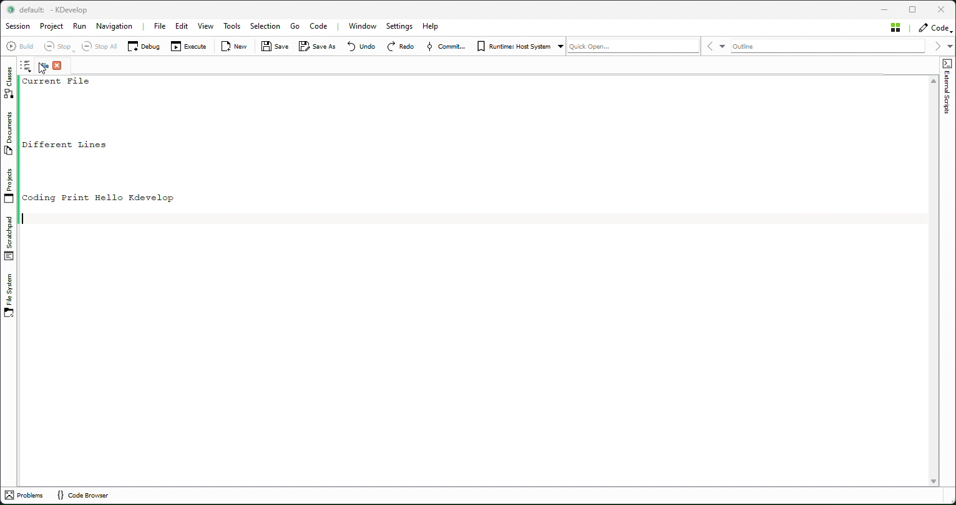  Describe the element at coordinates (233, 26) in the screenshot. I see `Tools` at that location.